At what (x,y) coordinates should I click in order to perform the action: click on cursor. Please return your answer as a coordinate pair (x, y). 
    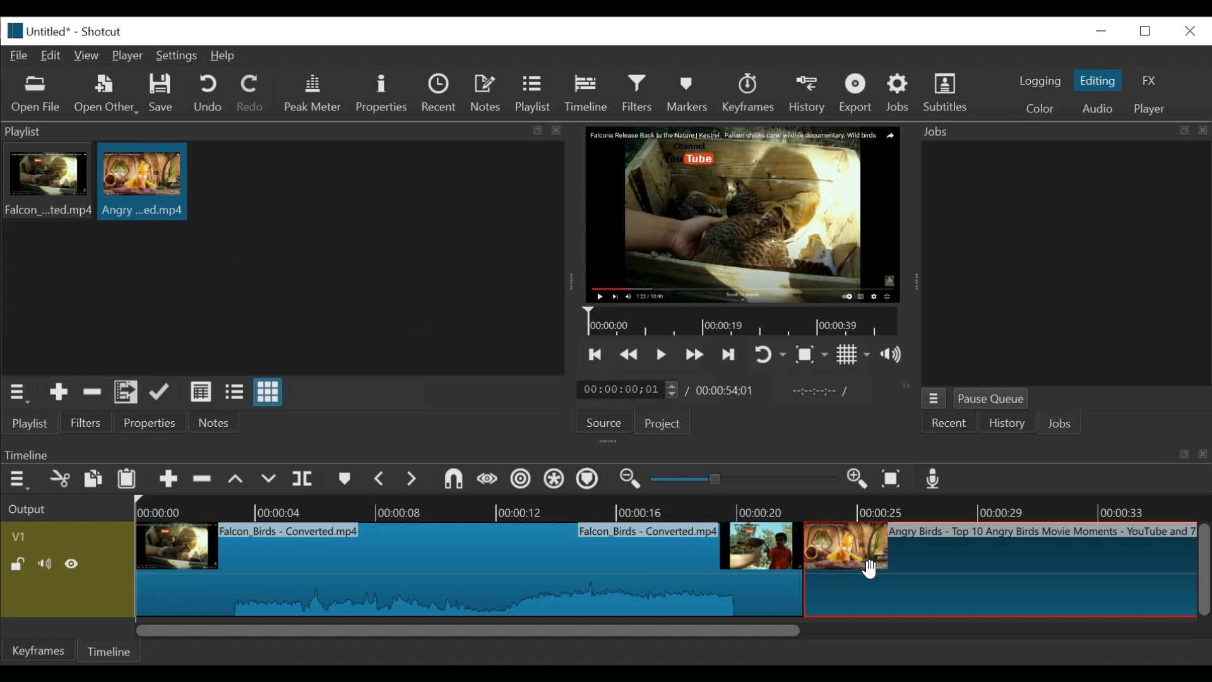
    Looking at the image, I should click on (867, 569).